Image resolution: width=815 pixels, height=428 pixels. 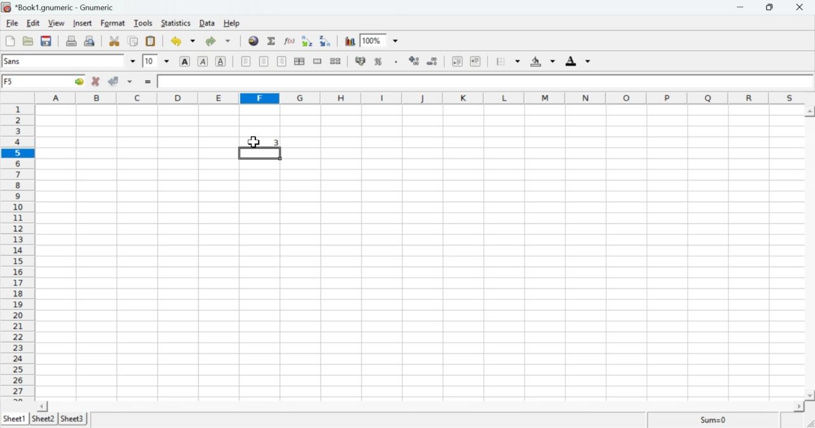 What do you see at coordinates (13, 23) in the screenshot?
I see `File` at bounding box center [13, 23].